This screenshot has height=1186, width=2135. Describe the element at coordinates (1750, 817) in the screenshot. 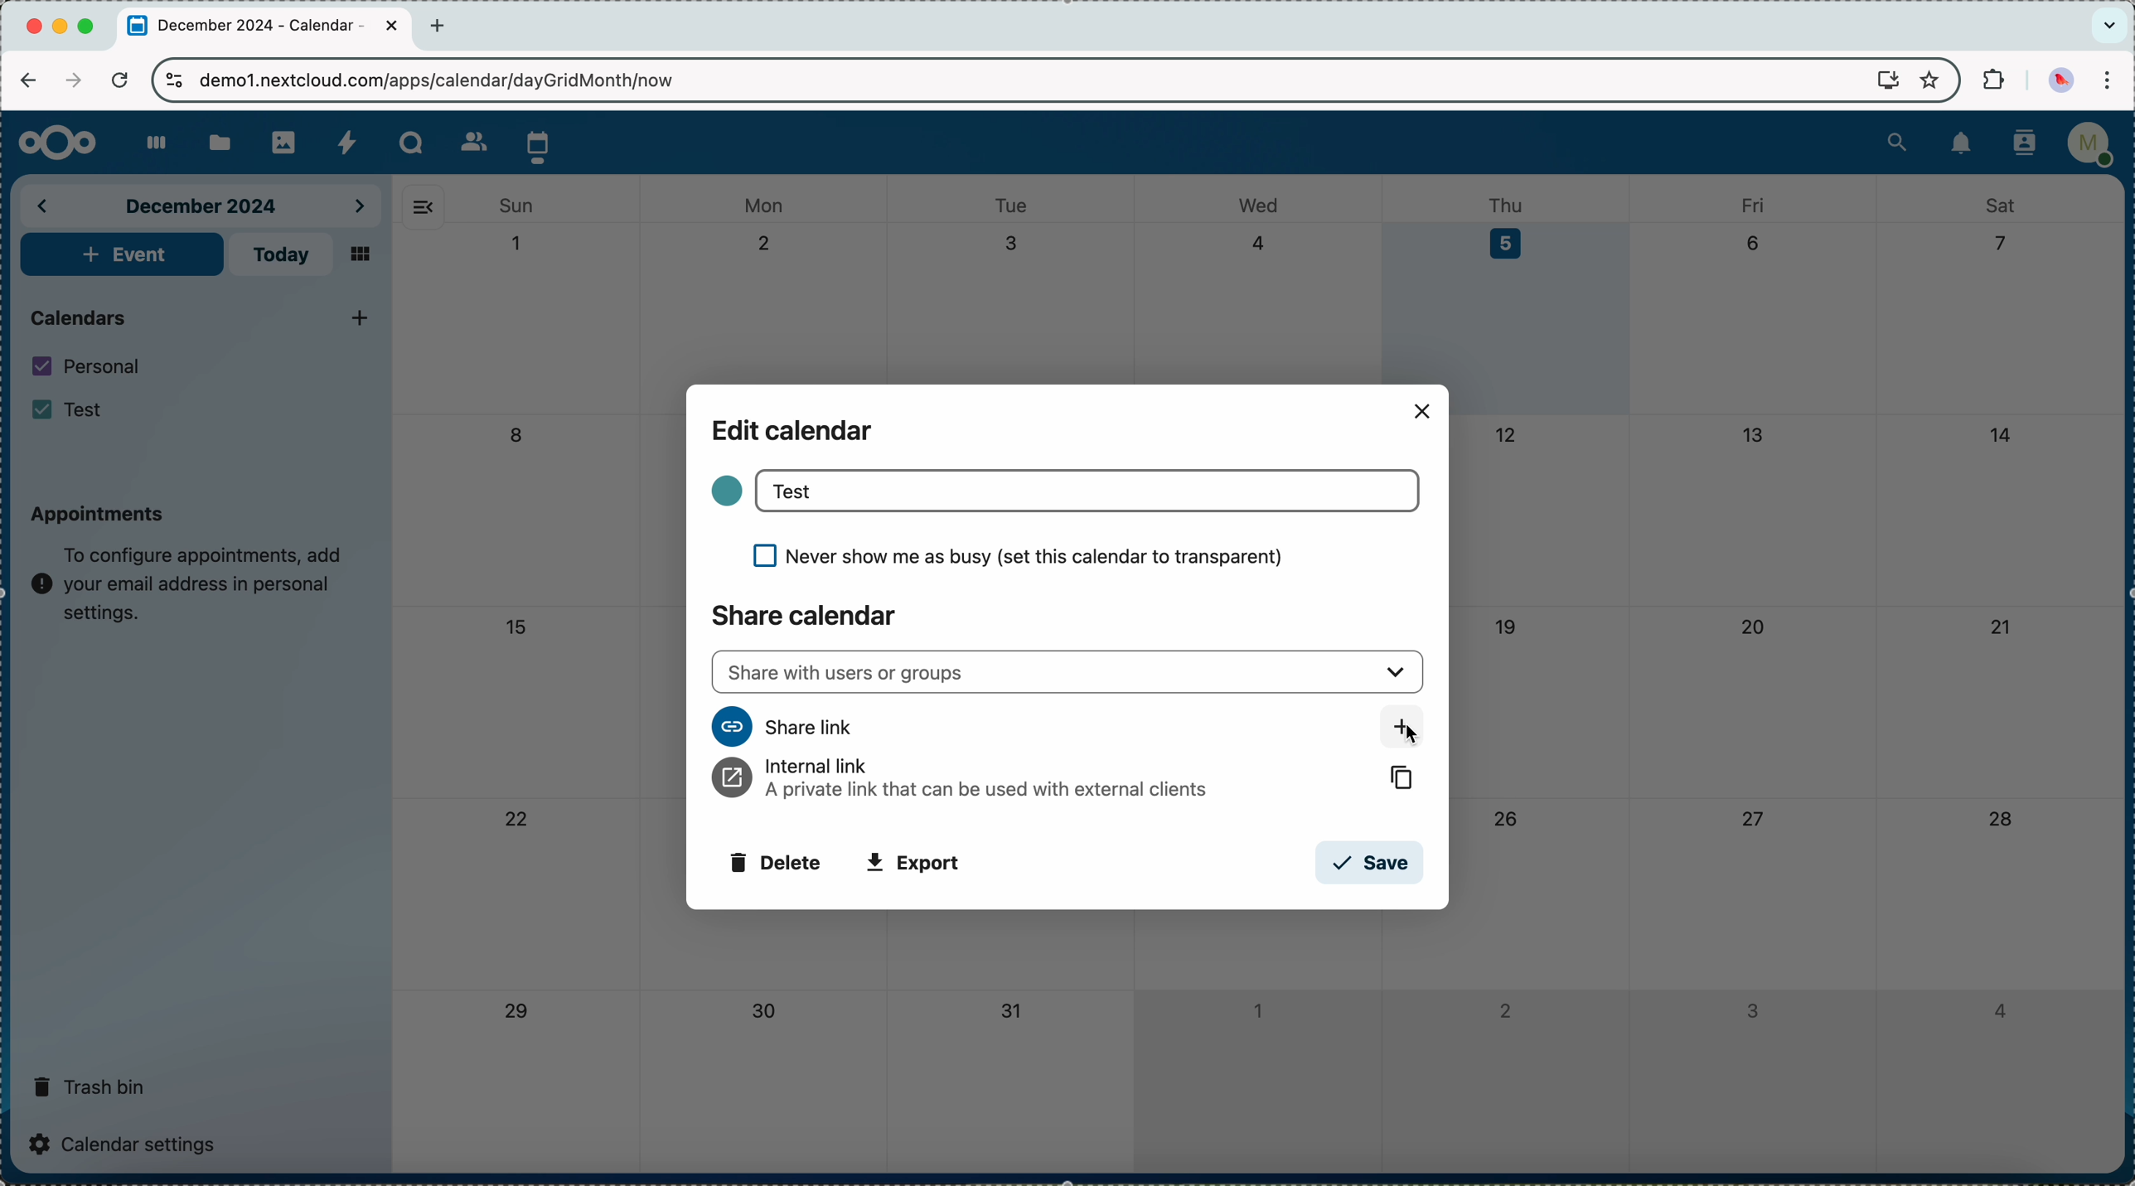

I see `27` at that location.